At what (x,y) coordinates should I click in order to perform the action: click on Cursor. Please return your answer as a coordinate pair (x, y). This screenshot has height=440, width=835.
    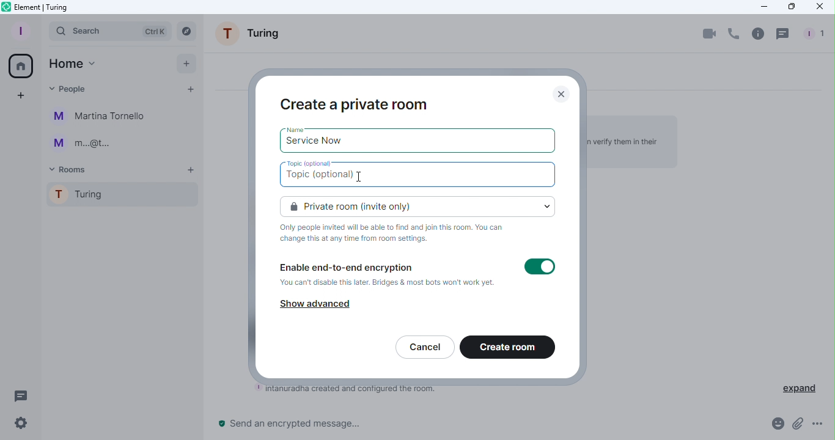
    Looking at the image, I should click on (359, 175).